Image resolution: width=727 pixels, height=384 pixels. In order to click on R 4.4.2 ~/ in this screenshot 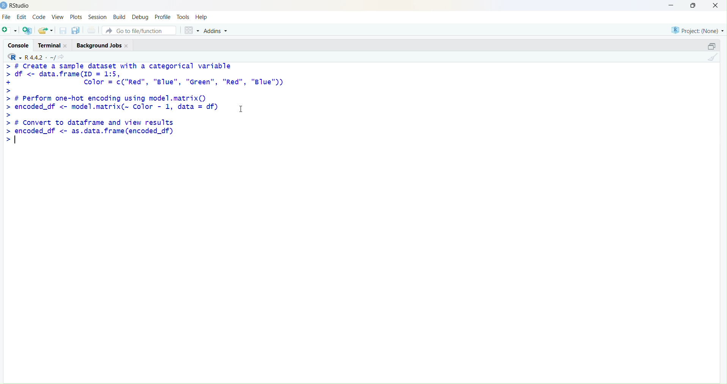, I will do `click(40, 57)`.